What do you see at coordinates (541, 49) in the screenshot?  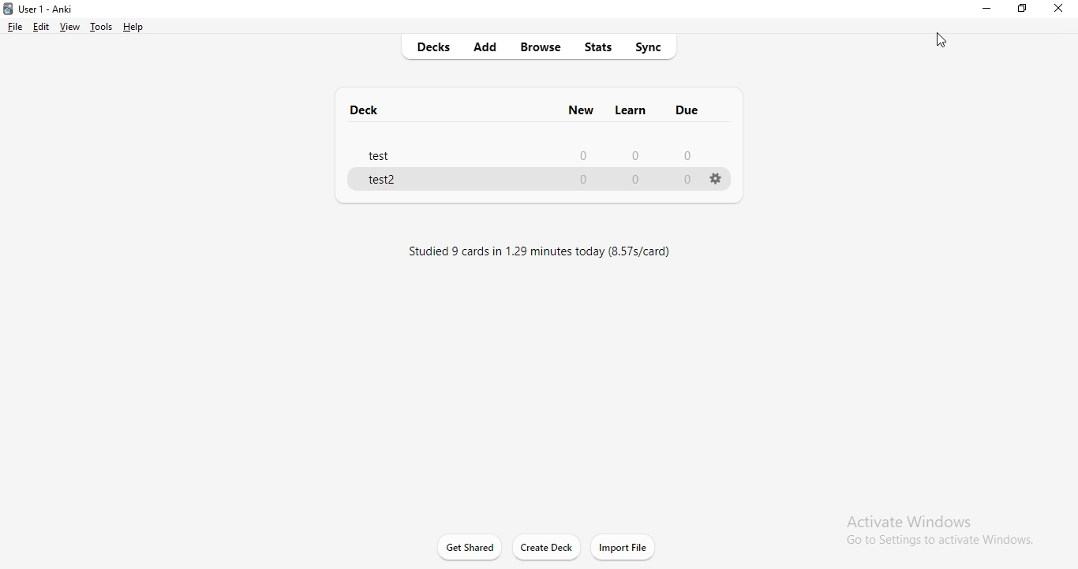 I see `browse` at bounding box center [541, 49].